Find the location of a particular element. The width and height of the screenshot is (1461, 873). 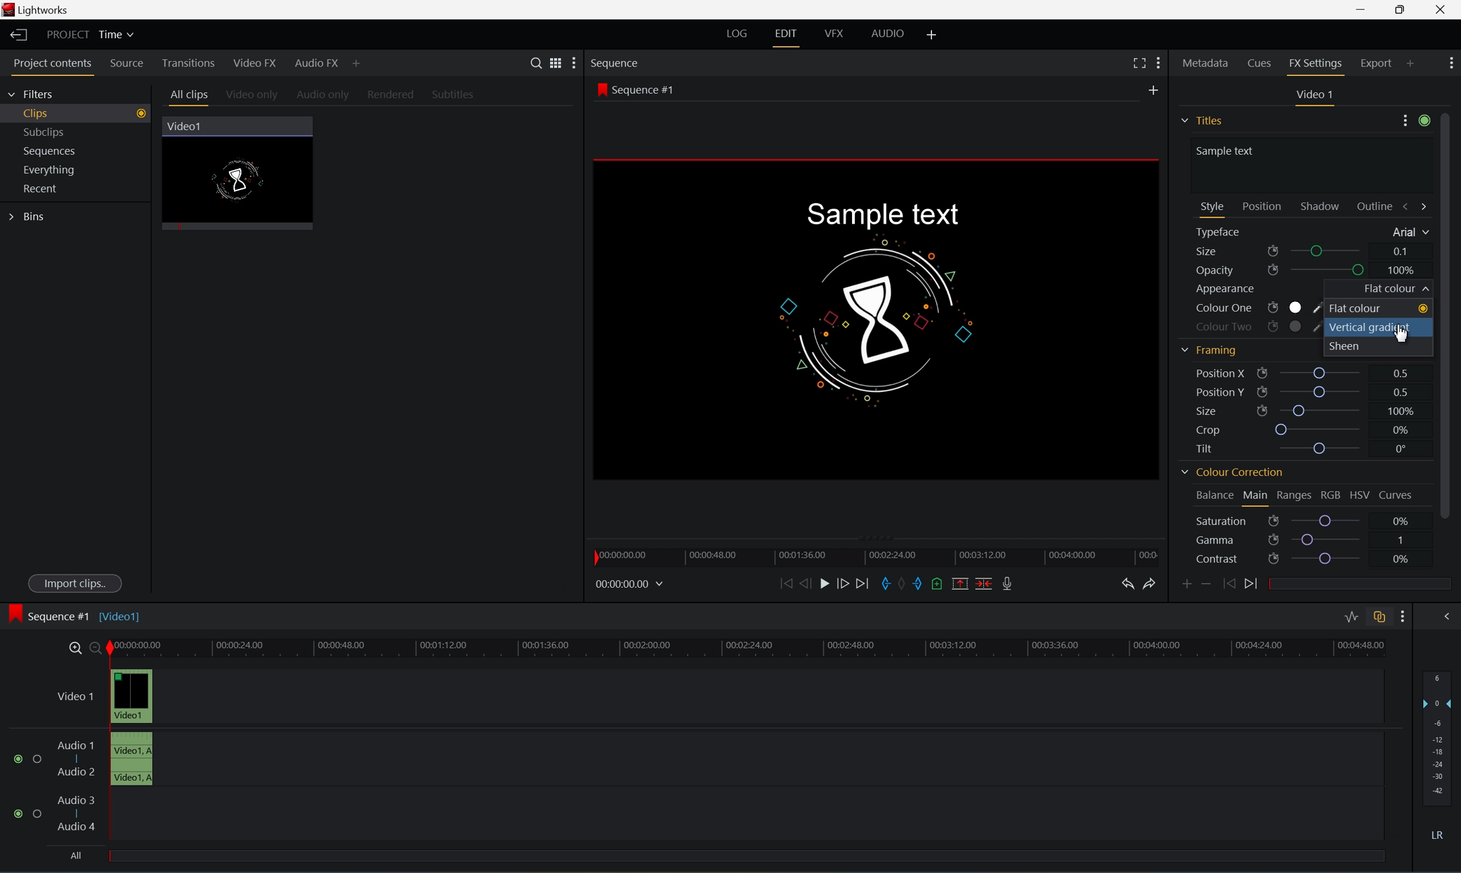

more is located at coordinates (1415, 123).